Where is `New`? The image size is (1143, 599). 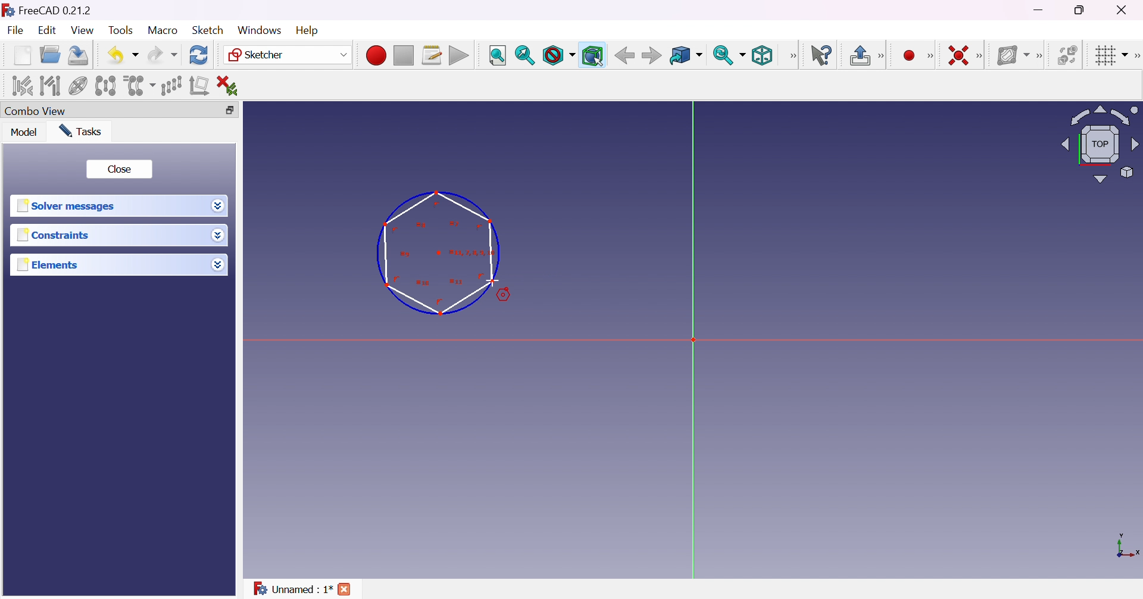
New is located at coordinates (24, 58).